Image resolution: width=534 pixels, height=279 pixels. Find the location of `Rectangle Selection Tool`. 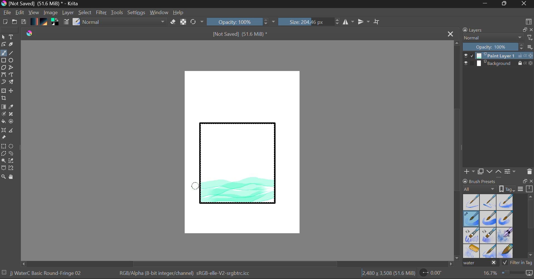

Rectangle Selection Tool is located at coordinates (3, 147).